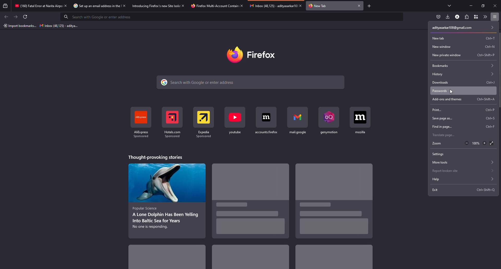 The width and height of the screenshot is (501, 269). Describe the element at coordinates (445, 99) in the screenshot. I see `add ons` at that location.